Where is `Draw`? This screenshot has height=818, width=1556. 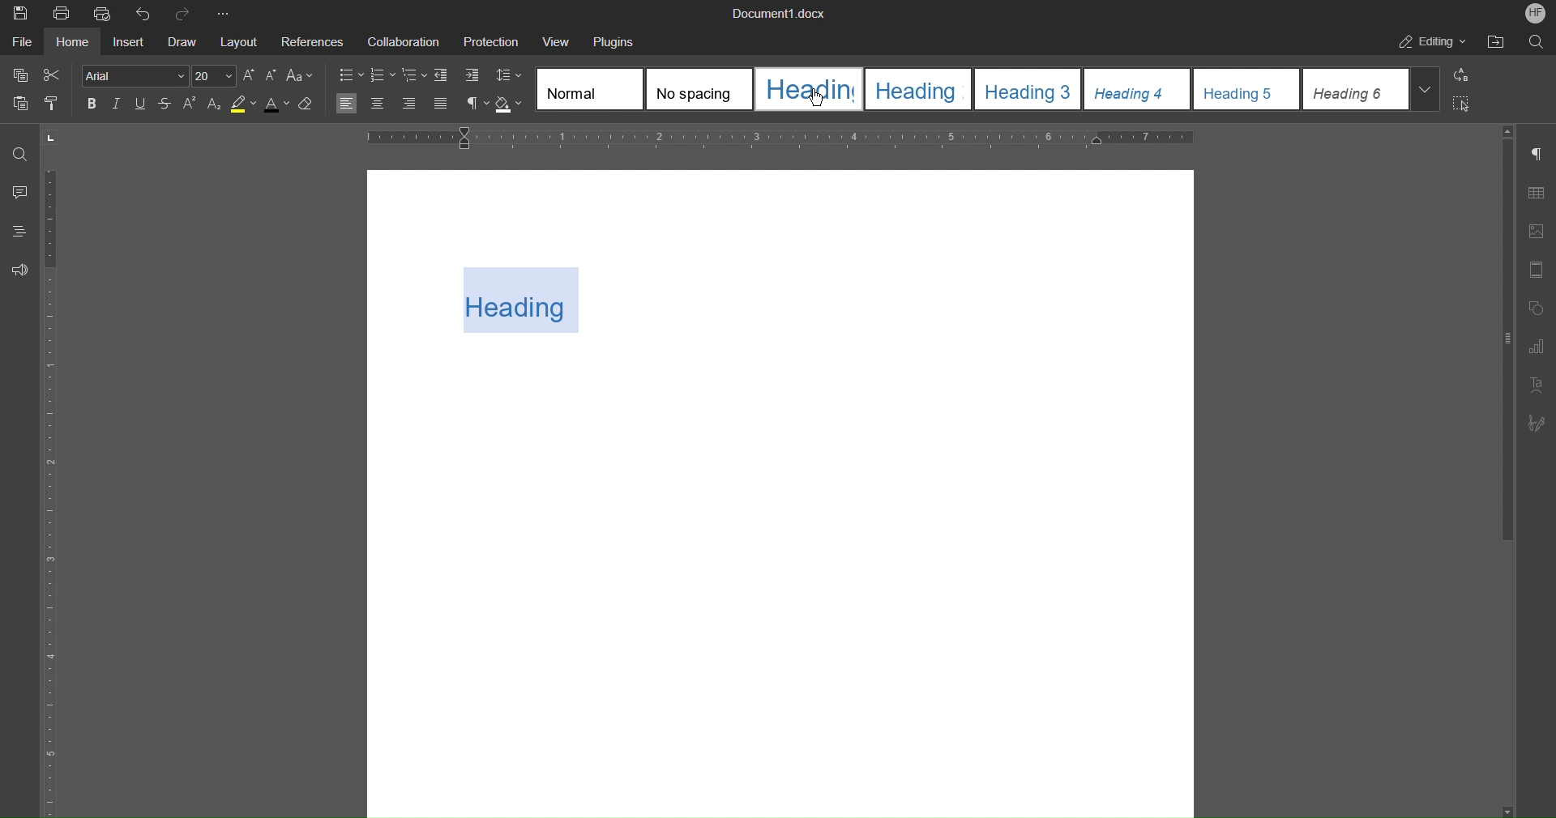
Draw is located at coordinates (181, 41).